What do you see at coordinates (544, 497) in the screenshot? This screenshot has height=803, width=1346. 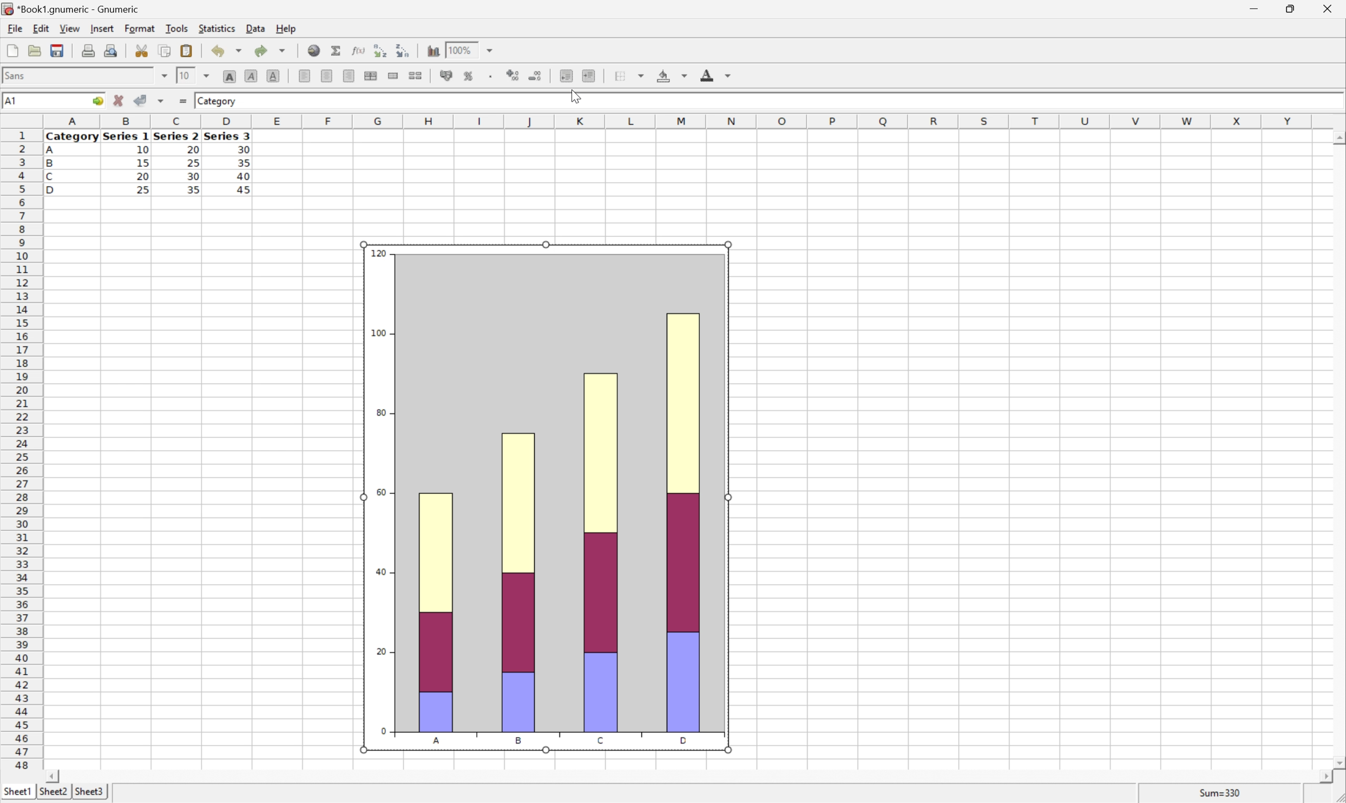 I see `Chart` at bounding box center [544, 497].